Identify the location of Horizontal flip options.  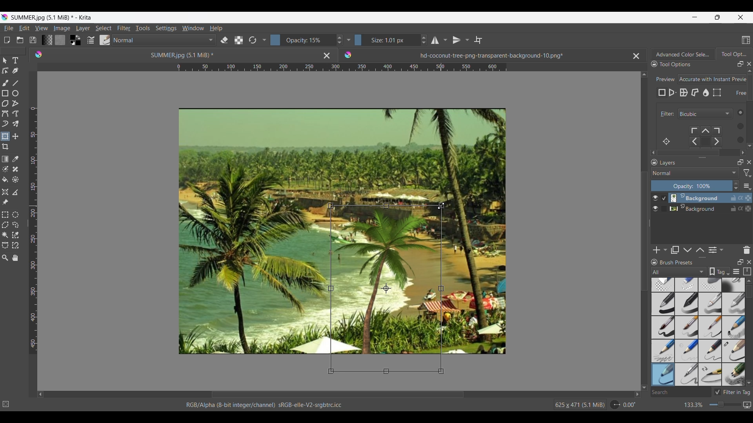
(435, 40).